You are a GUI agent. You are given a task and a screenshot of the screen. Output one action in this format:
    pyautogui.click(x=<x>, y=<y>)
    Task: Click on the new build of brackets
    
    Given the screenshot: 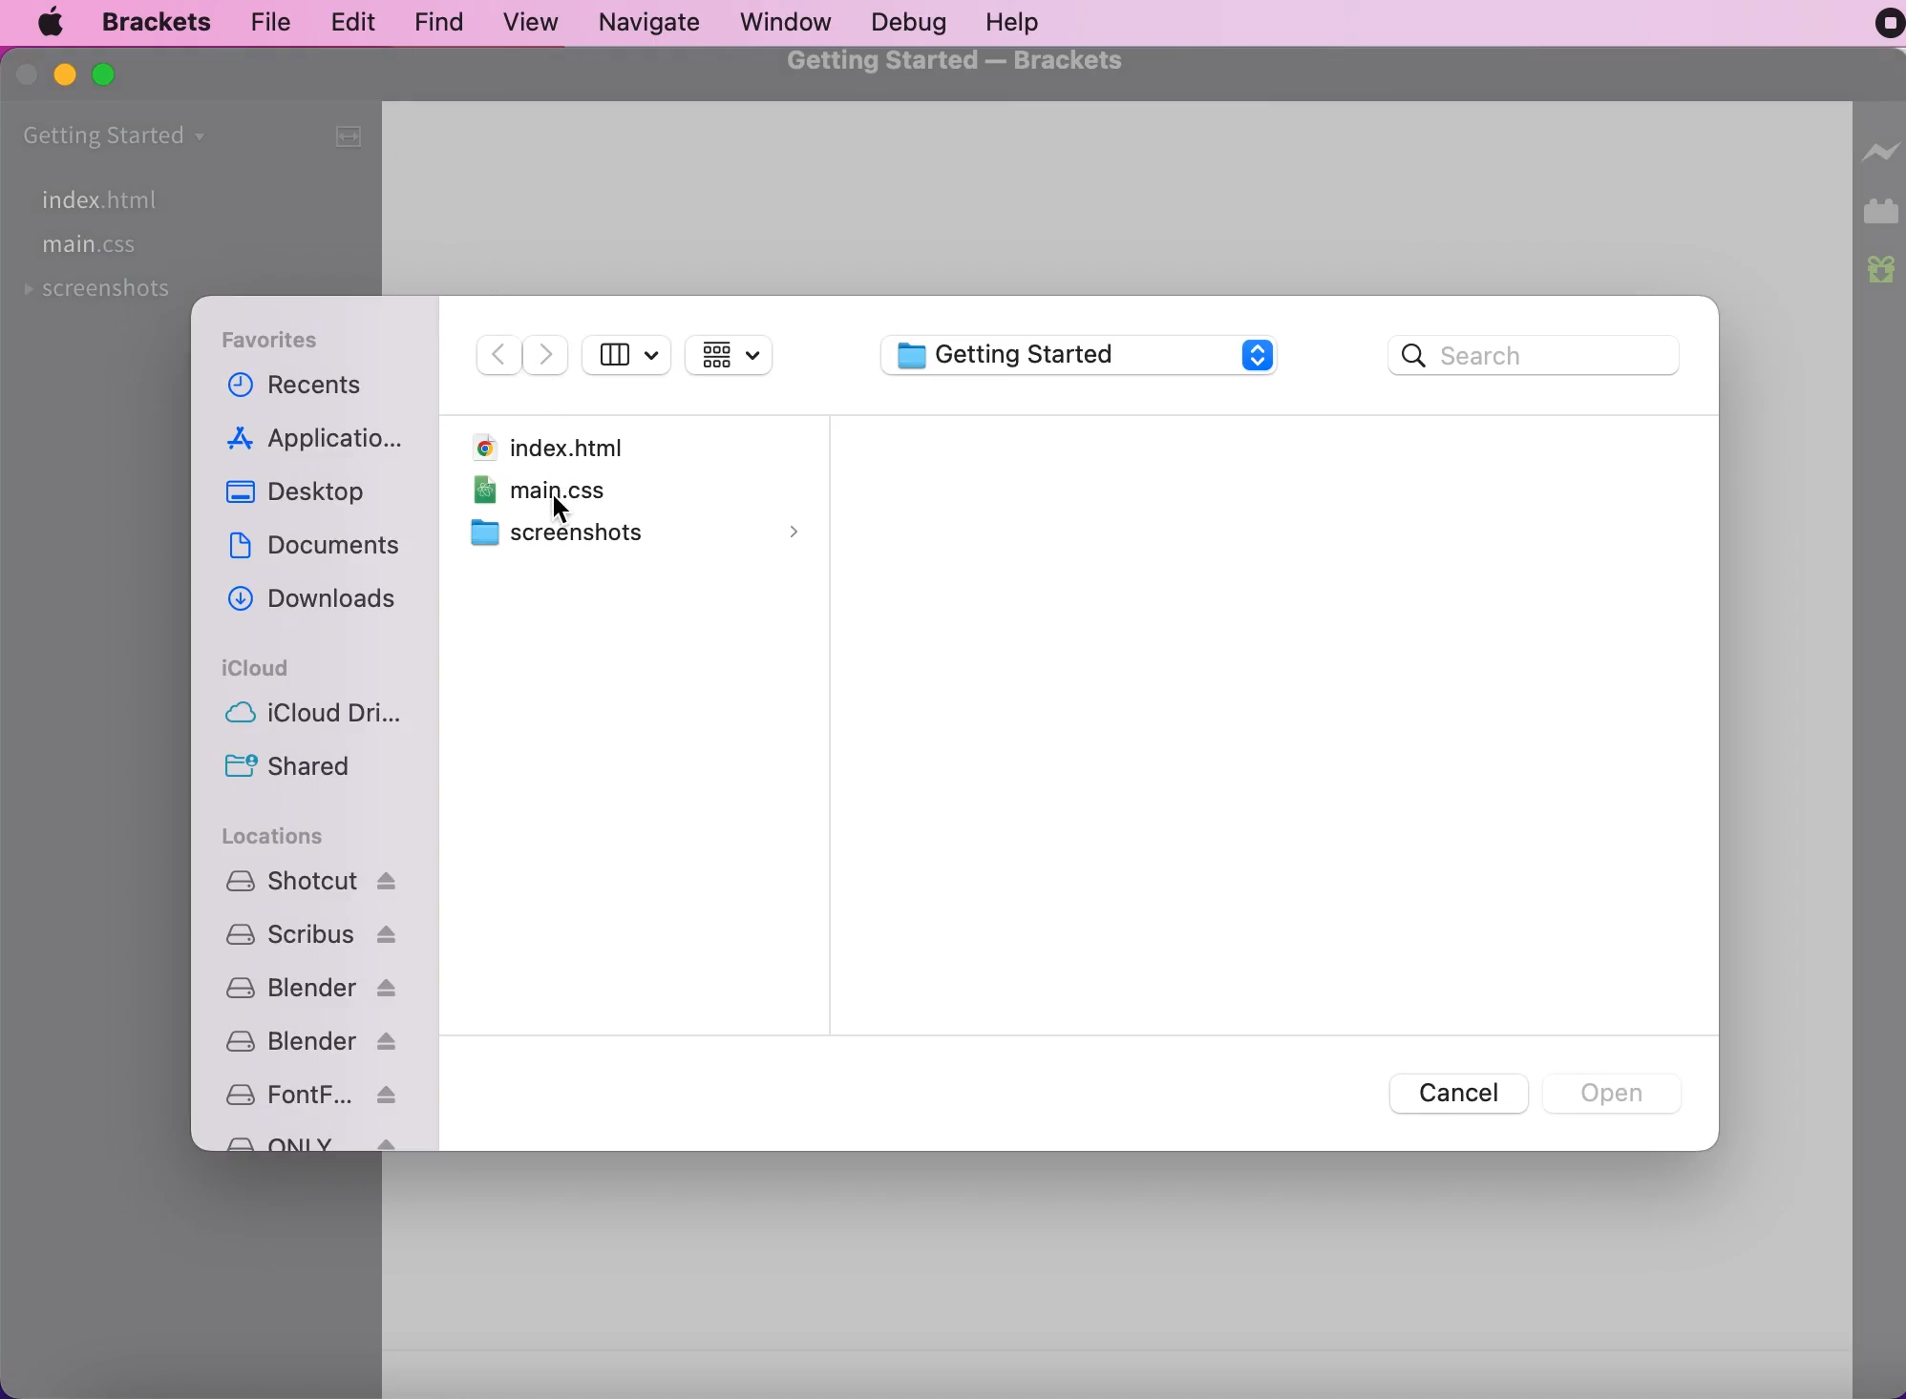 What is the action you would take?
    pyautogui.click(x=1881, y=271)
    